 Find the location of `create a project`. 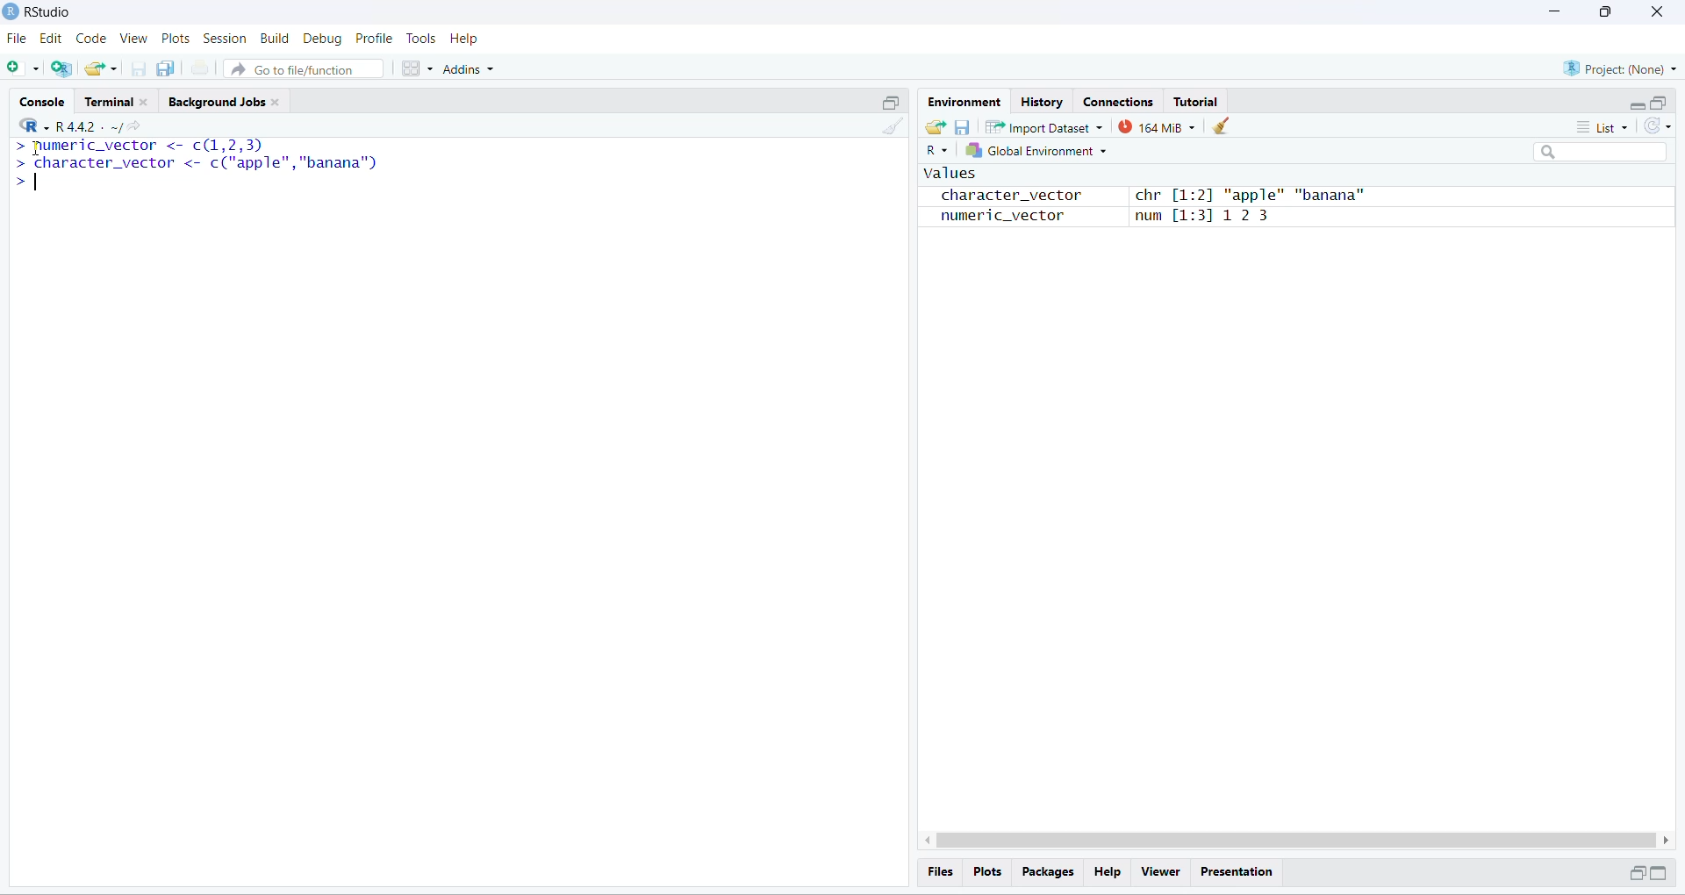

create a project is located at coordinates (61, 68).